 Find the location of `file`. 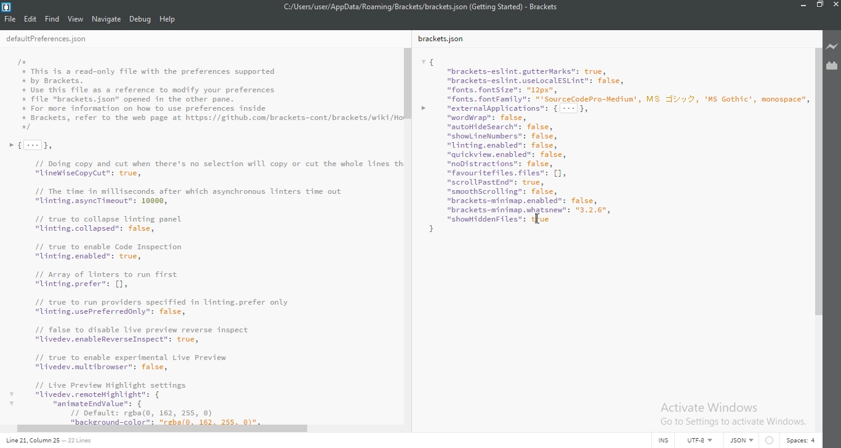

file is located at coordinates (9, 19).